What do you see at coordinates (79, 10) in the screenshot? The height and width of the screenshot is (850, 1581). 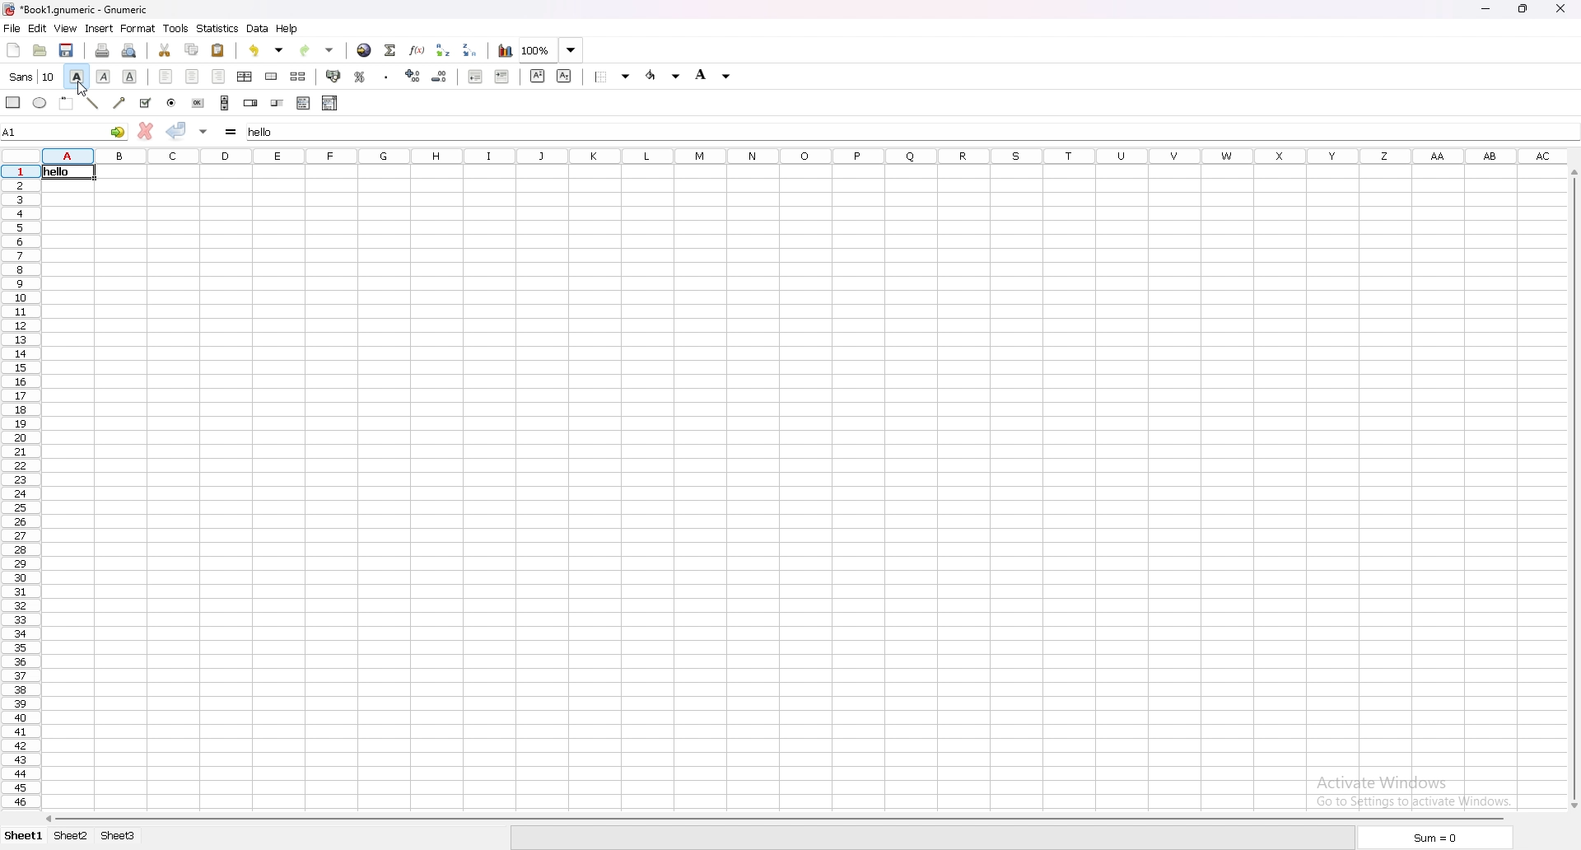 I see `Book1.gnumeric-Gnumeric` at bounding box center [79, 10].